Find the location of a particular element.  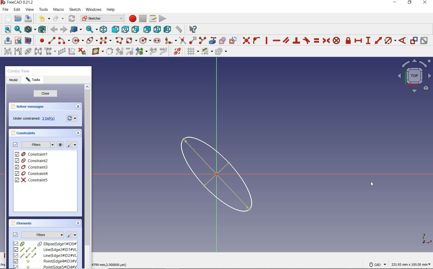

save is located at coordinates (28, 19).